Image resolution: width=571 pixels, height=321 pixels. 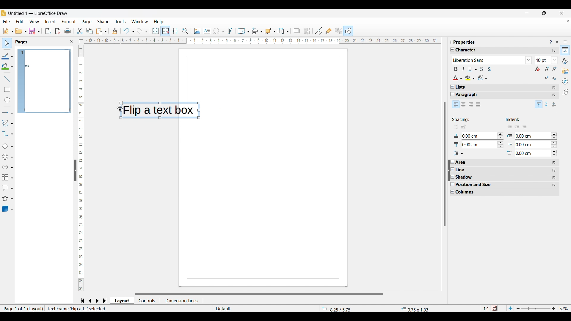 What do you see at coordinates (453, 49) in the screenshot?
I see `Collapse Character` at bounding box center [453, 49].